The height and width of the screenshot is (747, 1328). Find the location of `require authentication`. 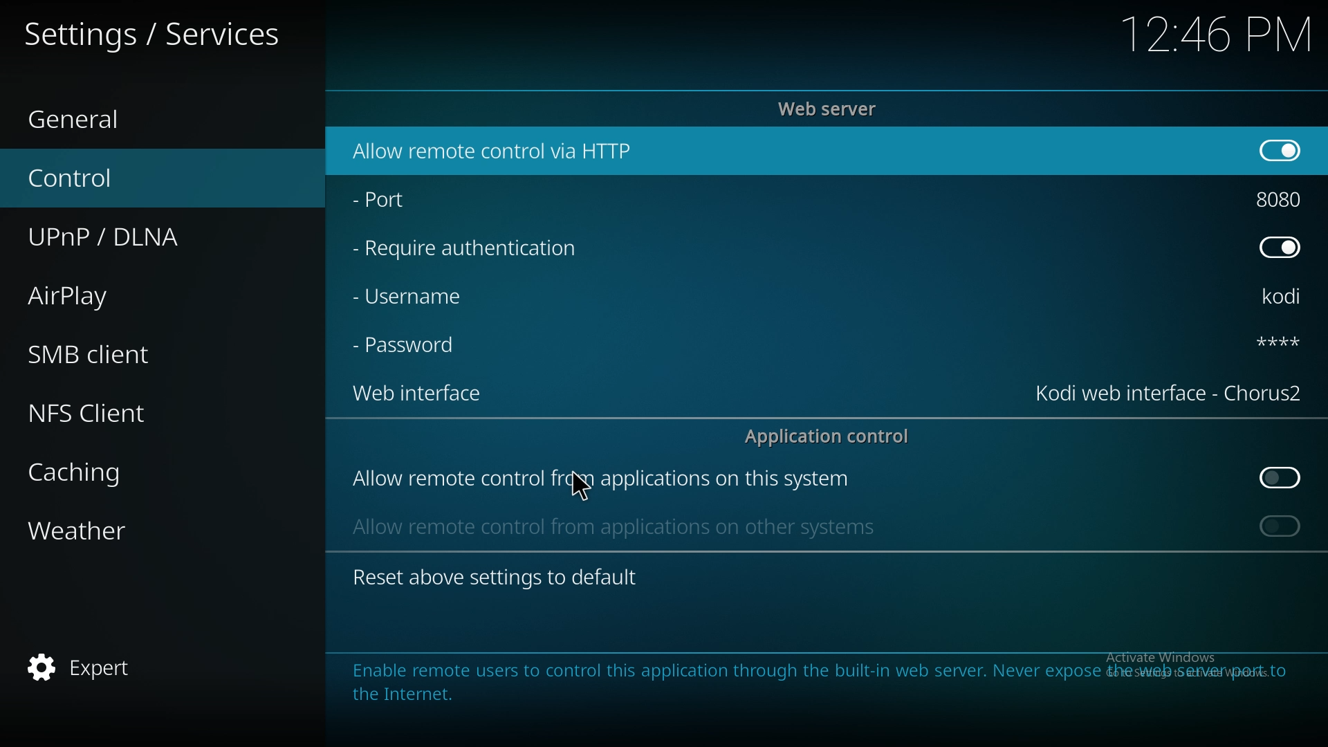

require authentication is located at coordinates (467, 249).